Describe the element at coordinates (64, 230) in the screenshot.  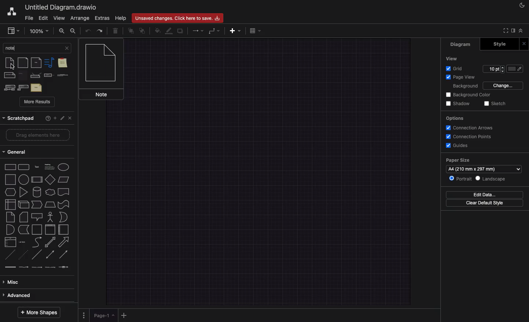
I see `horizontal container` at that location.